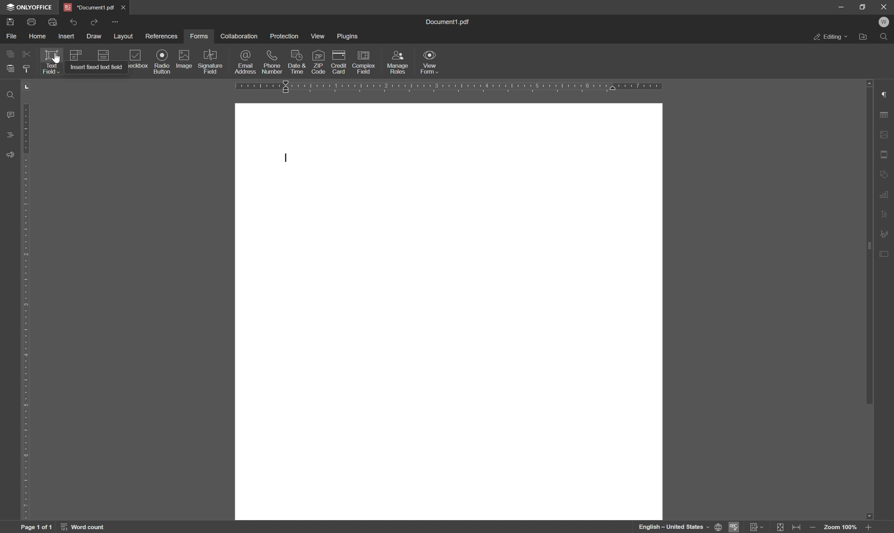  Describe the element at coordinates (885, 36) in the screenshot. I see `find` at that location.